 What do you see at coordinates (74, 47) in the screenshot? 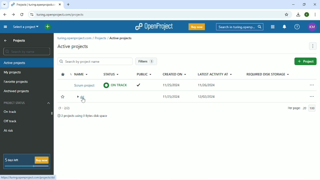
I see `Active projects` at bounding box center [74, 47].